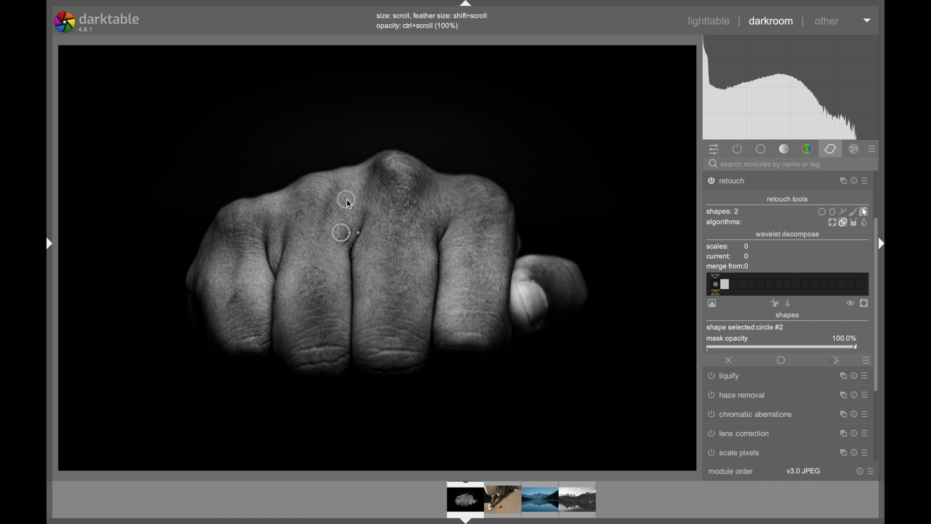 The height and width of the screenshot is (524, 931). What do you see at coordinates (854, 149) in the screenshot?
I see `effect` at bounding box center [854, 149].